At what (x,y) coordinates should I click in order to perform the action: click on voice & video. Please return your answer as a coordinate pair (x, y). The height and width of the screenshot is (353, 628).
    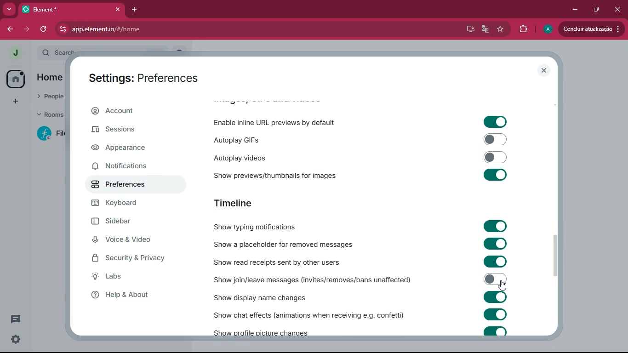
    Looking at the image, I should click on (124, 241).